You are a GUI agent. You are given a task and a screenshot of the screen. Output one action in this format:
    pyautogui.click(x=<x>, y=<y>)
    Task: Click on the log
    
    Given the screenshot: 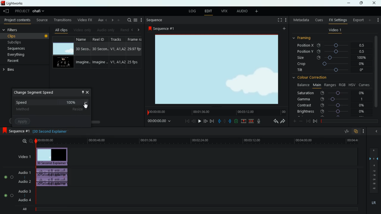 What is the action you would take?
    pyautogui.click(x=191, y=10)
    